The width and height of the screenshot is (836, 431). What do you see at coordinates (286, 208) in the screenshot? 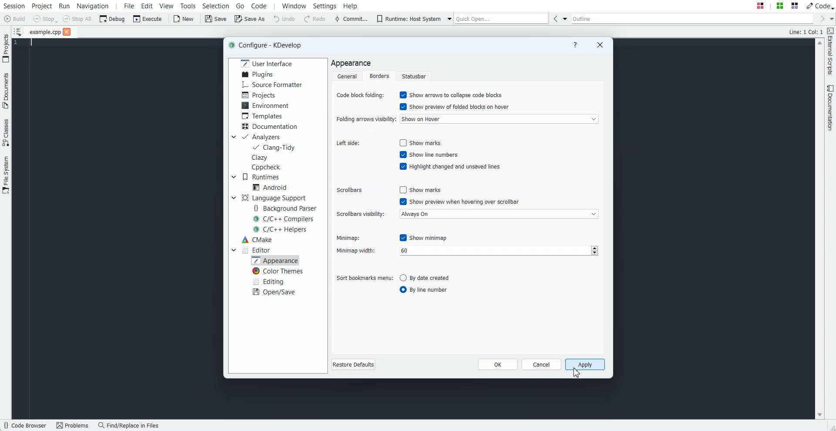
I see `Background Parser` at bounding box center [286, 208].